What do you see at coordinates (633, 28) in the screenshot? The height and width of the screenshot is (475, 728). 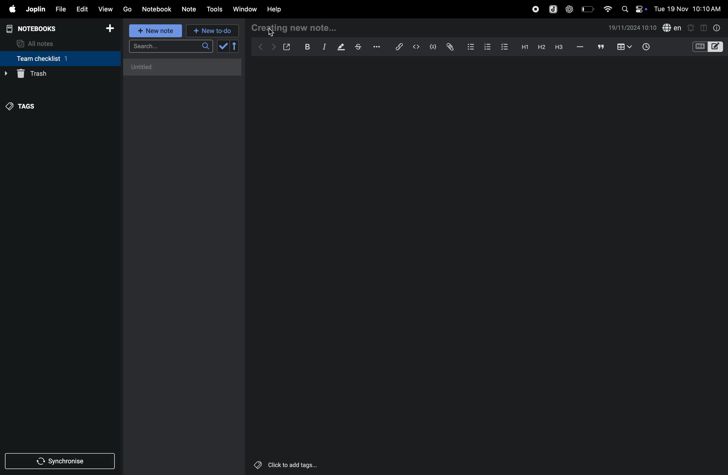 I see `date and time` at bounding box center [633, 28].